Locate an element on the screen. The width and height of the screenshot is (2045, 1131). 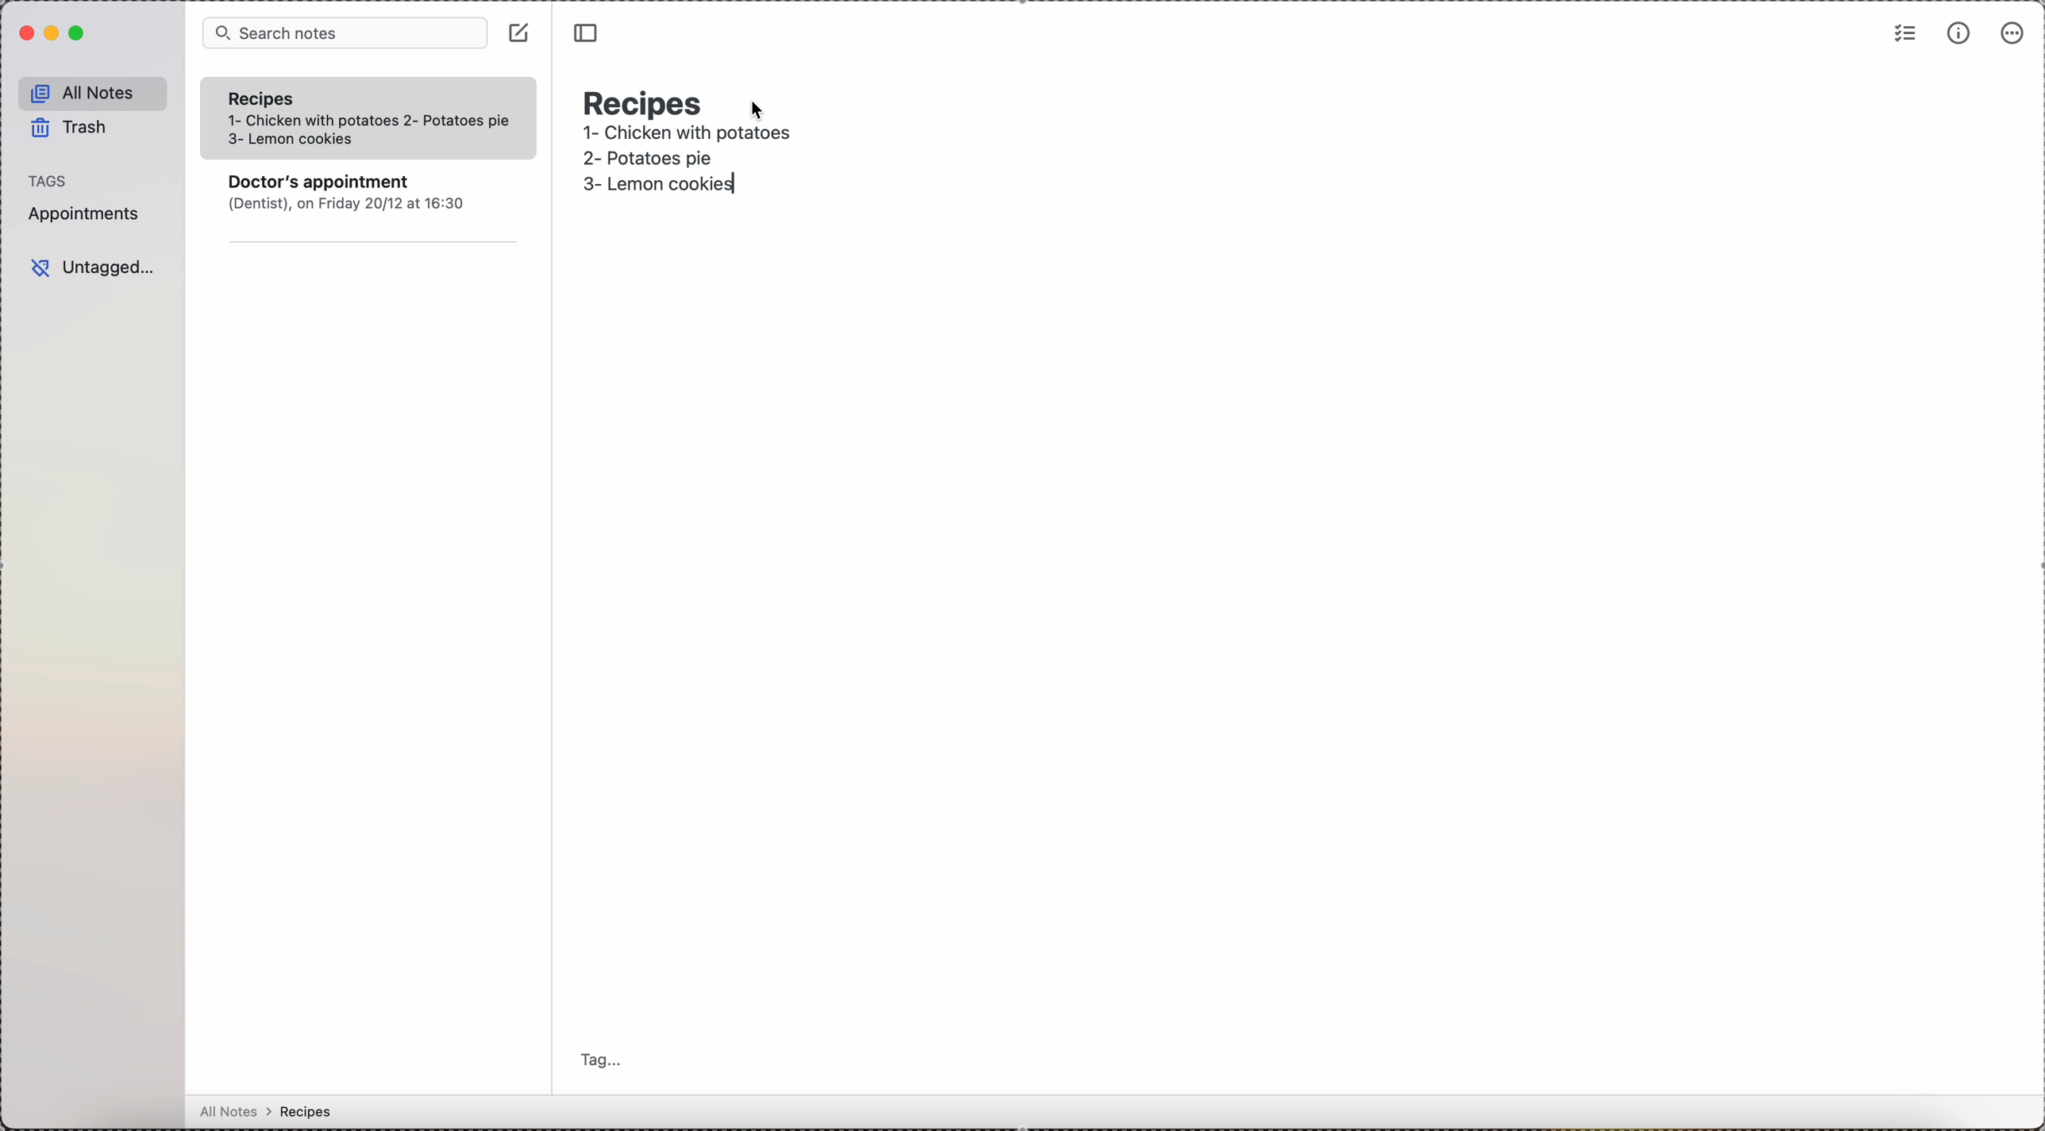
1- Chicken with potatoes is located at coordinates (695, 133).